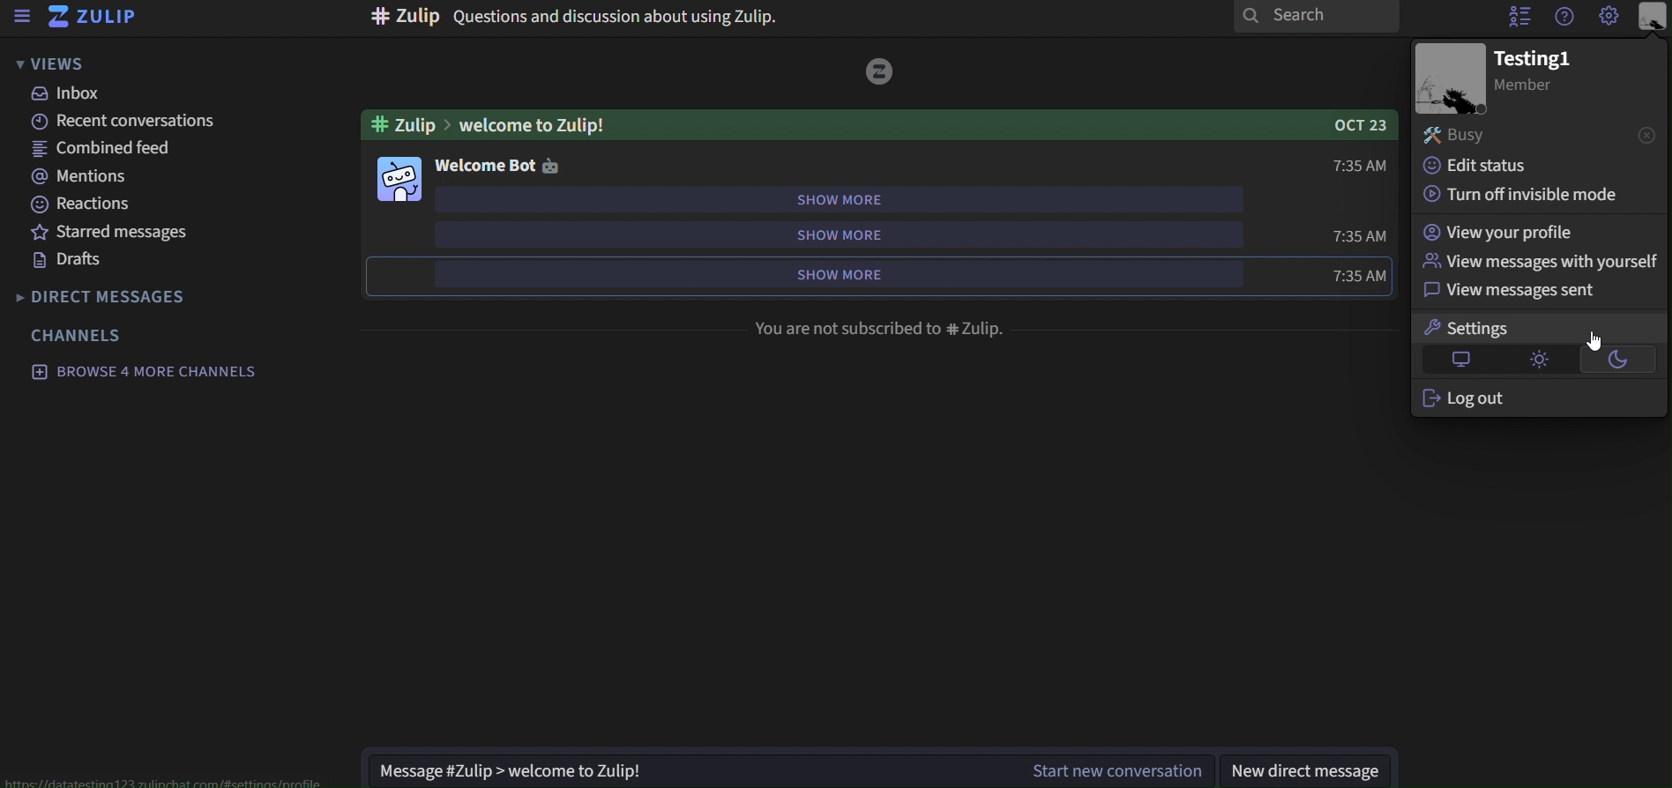  I want to click on main menu, so click(1653, 17).